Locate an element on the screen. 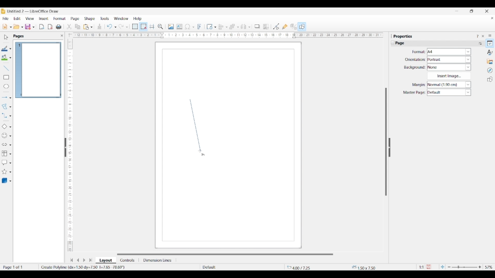 The height and width of the screenshot is (278, 495). Undo last action done is located at coordinates (110, 26).